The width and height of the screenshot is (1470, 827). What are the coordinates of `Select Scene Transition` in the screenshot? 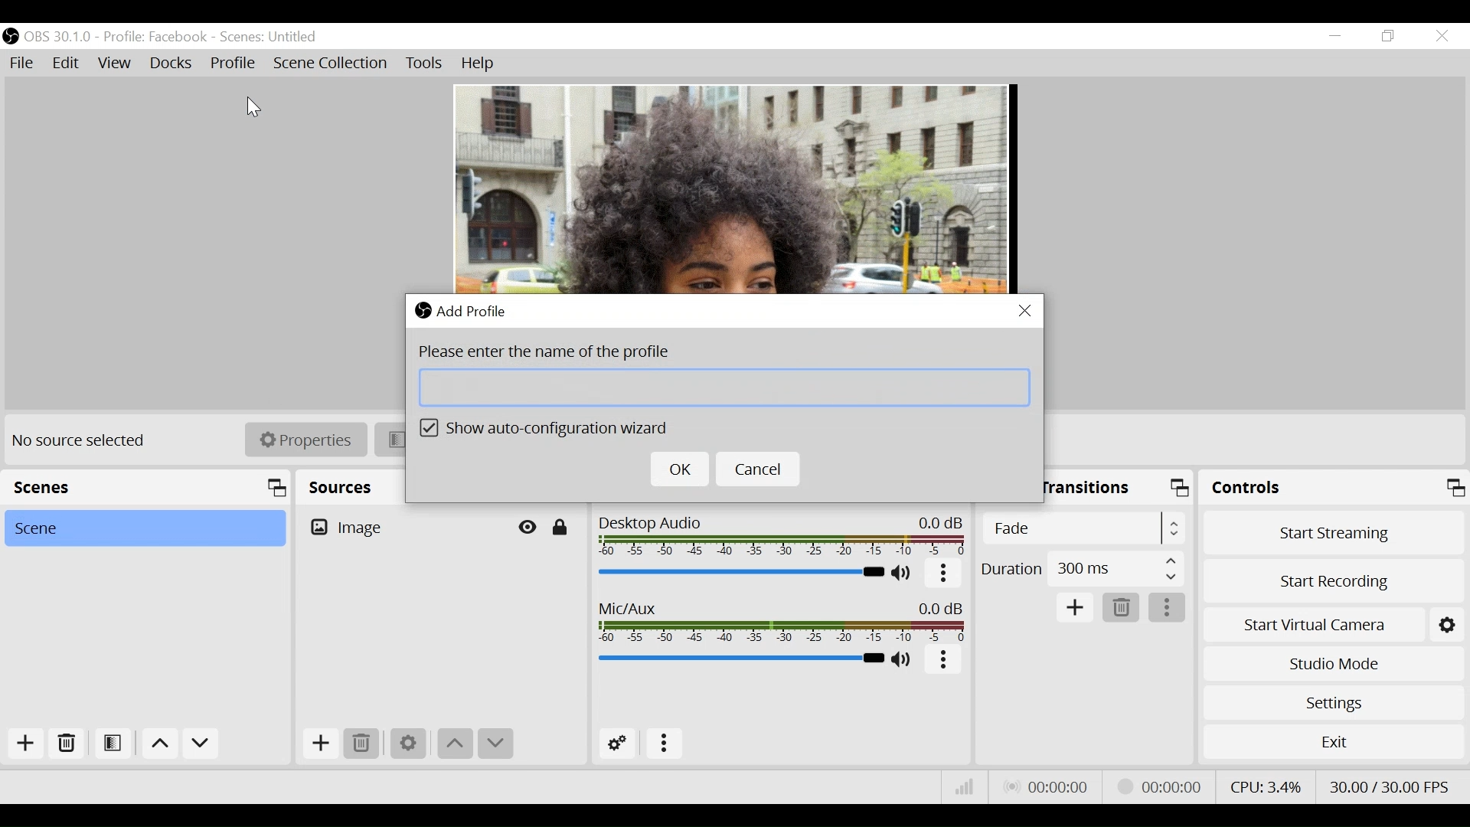 It's located at (1086, 528).